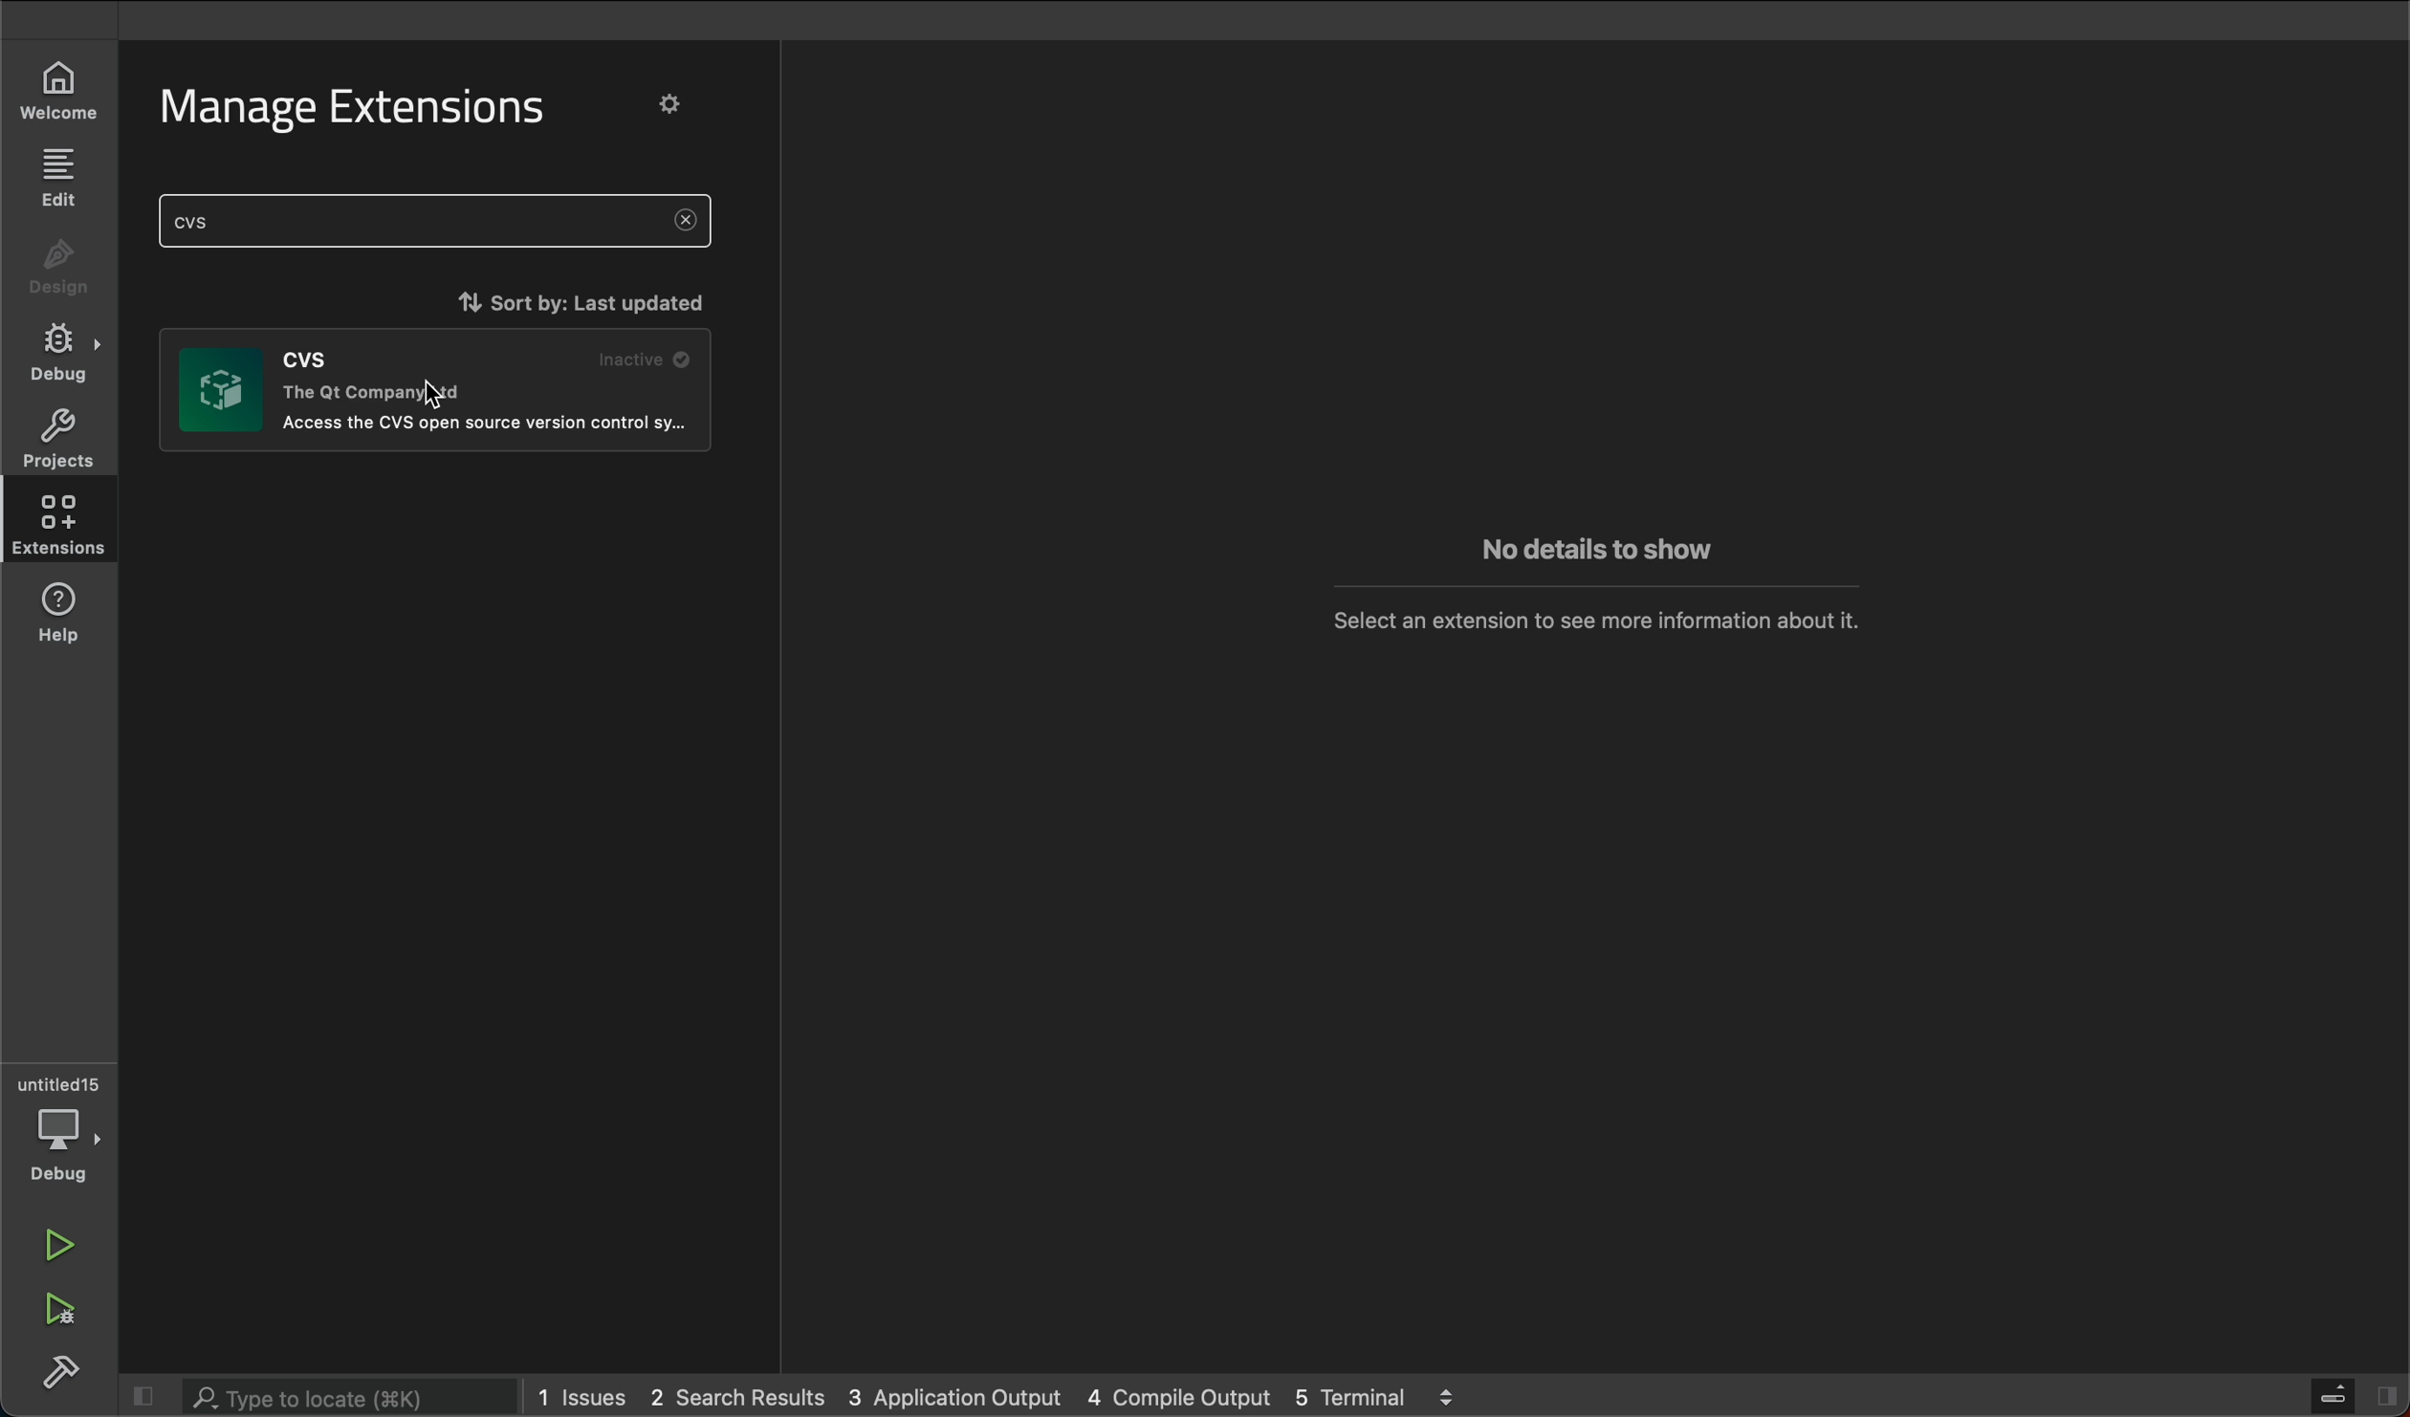 The width and height of the screenshot is (2410, 1417). Describe the element at coordinates (1595, 552) in the screenshot. I see `no extension message` at that location.